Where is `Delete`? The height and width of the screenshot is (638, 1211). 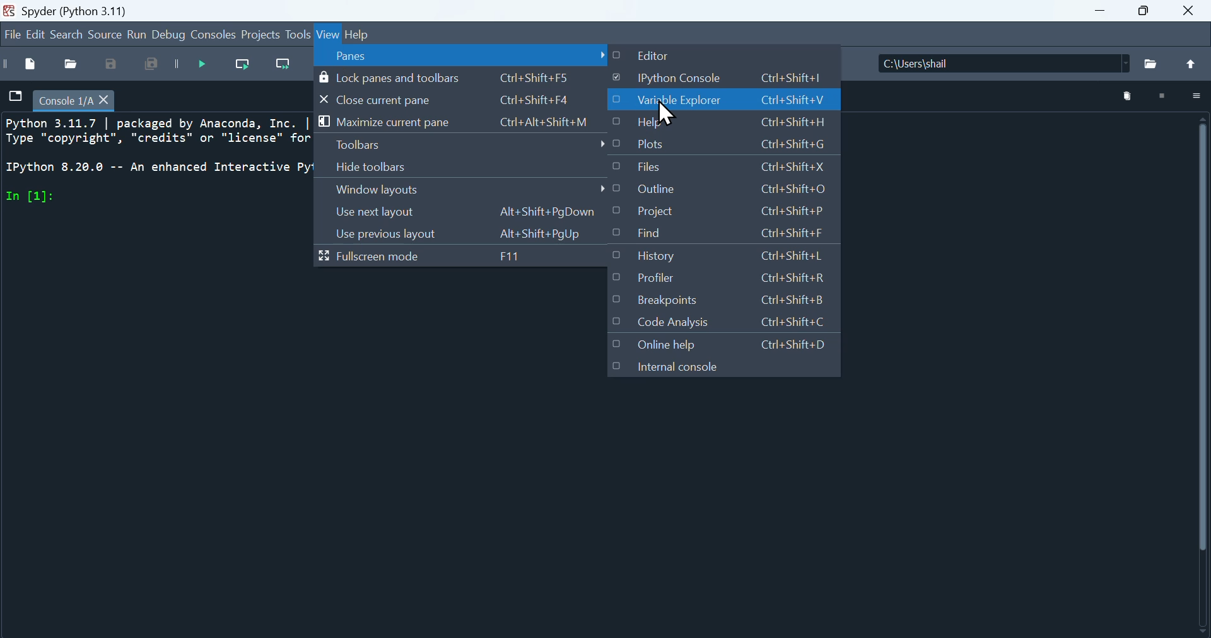 Delete is located at coordinates (1128, 96).